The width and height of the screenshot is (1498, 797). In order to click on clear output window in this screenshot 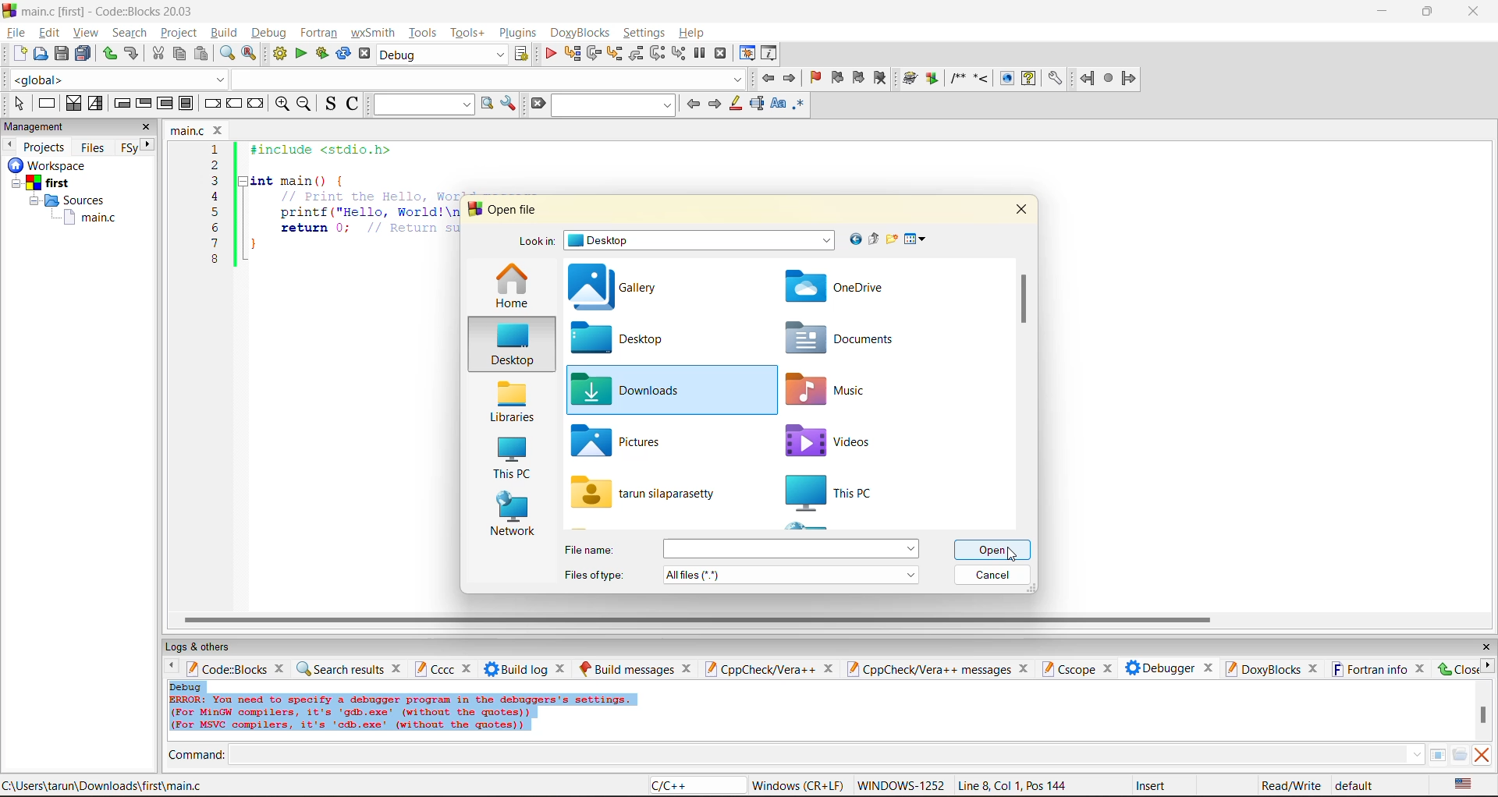, I will do `click(1481, 754)`.